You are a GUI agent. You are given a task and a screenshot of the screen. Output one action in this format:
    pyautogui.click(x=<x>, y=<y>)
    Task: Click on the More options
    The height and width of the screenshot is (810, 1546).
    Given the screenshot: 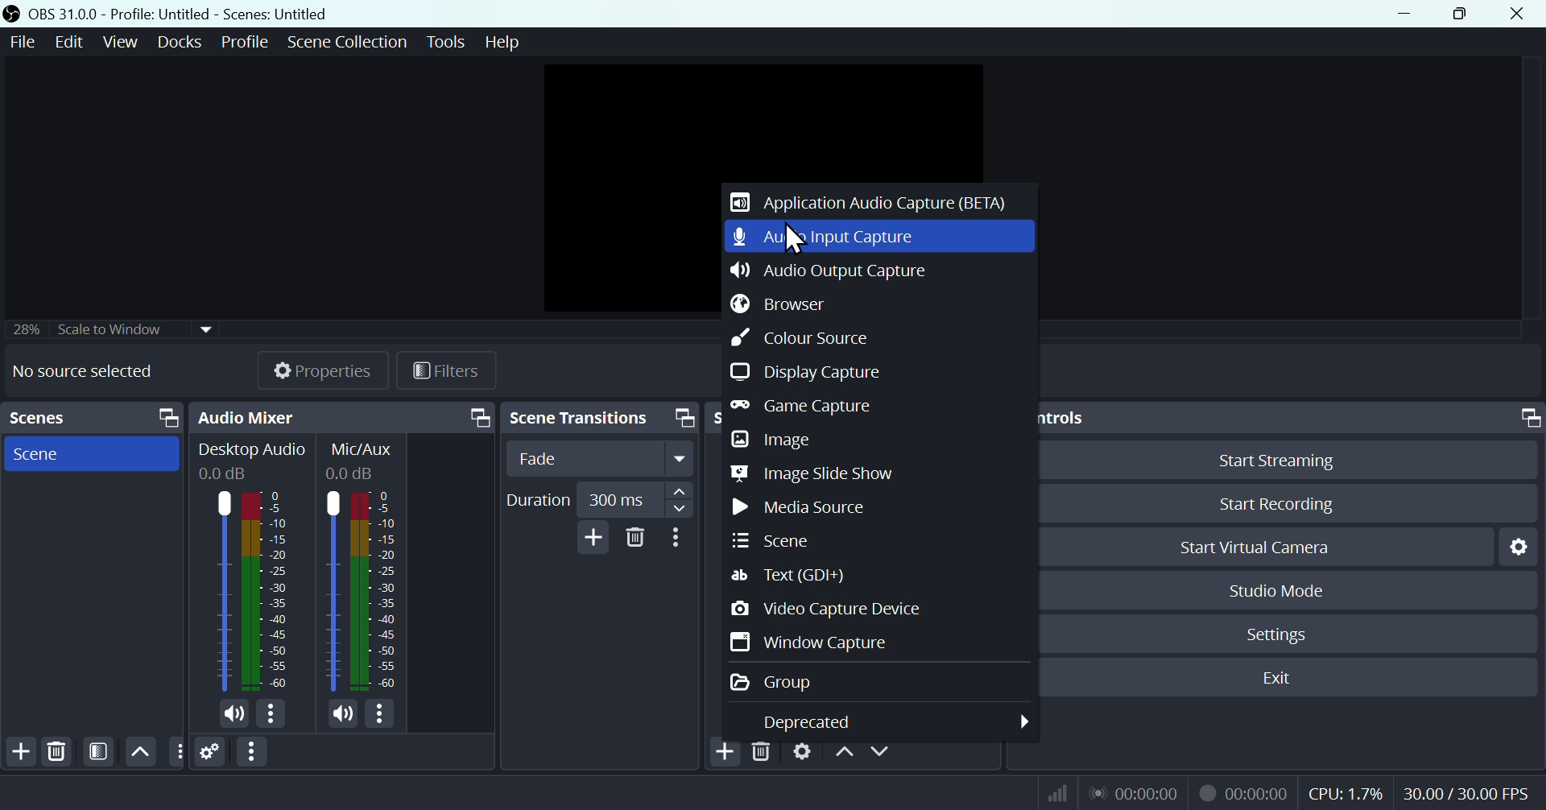 What is the action you would take?
    pyautogui.click(x=382, y=713)
    